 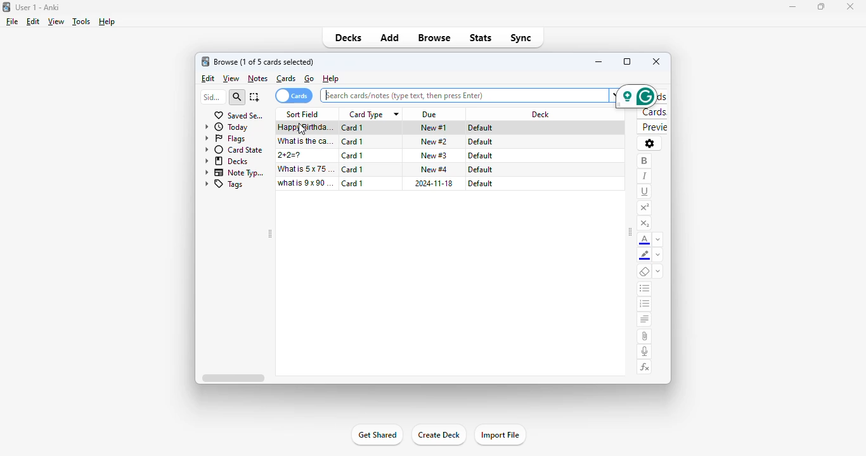 I want to click on decks, so click(x=348, y=37).